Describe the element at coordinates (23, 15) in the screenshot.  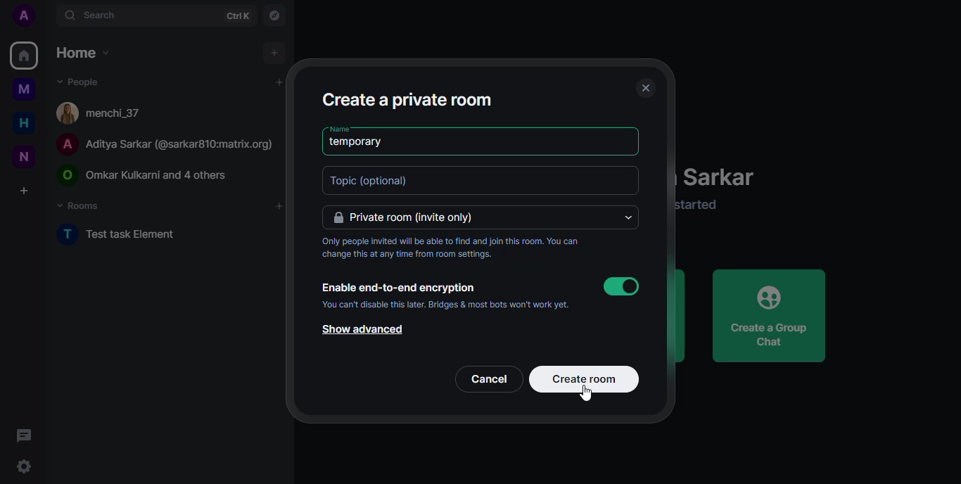
I see `profile` at that location.